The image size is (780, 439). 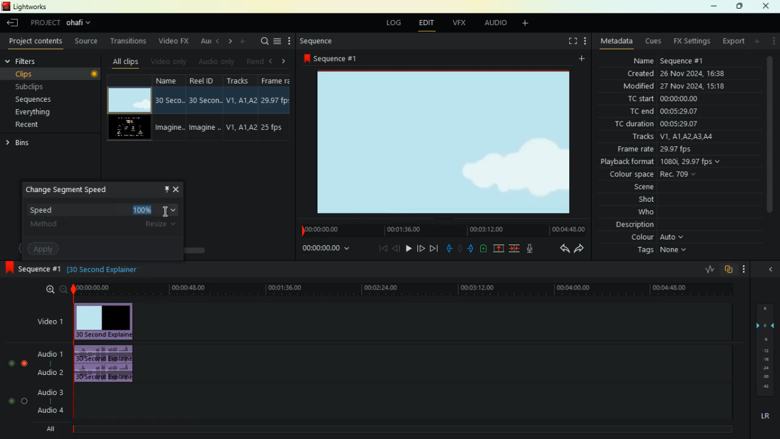 What do you see at coordinates (396, 248) in the screenshot?
I see `back` at bounding box center [396, 248].